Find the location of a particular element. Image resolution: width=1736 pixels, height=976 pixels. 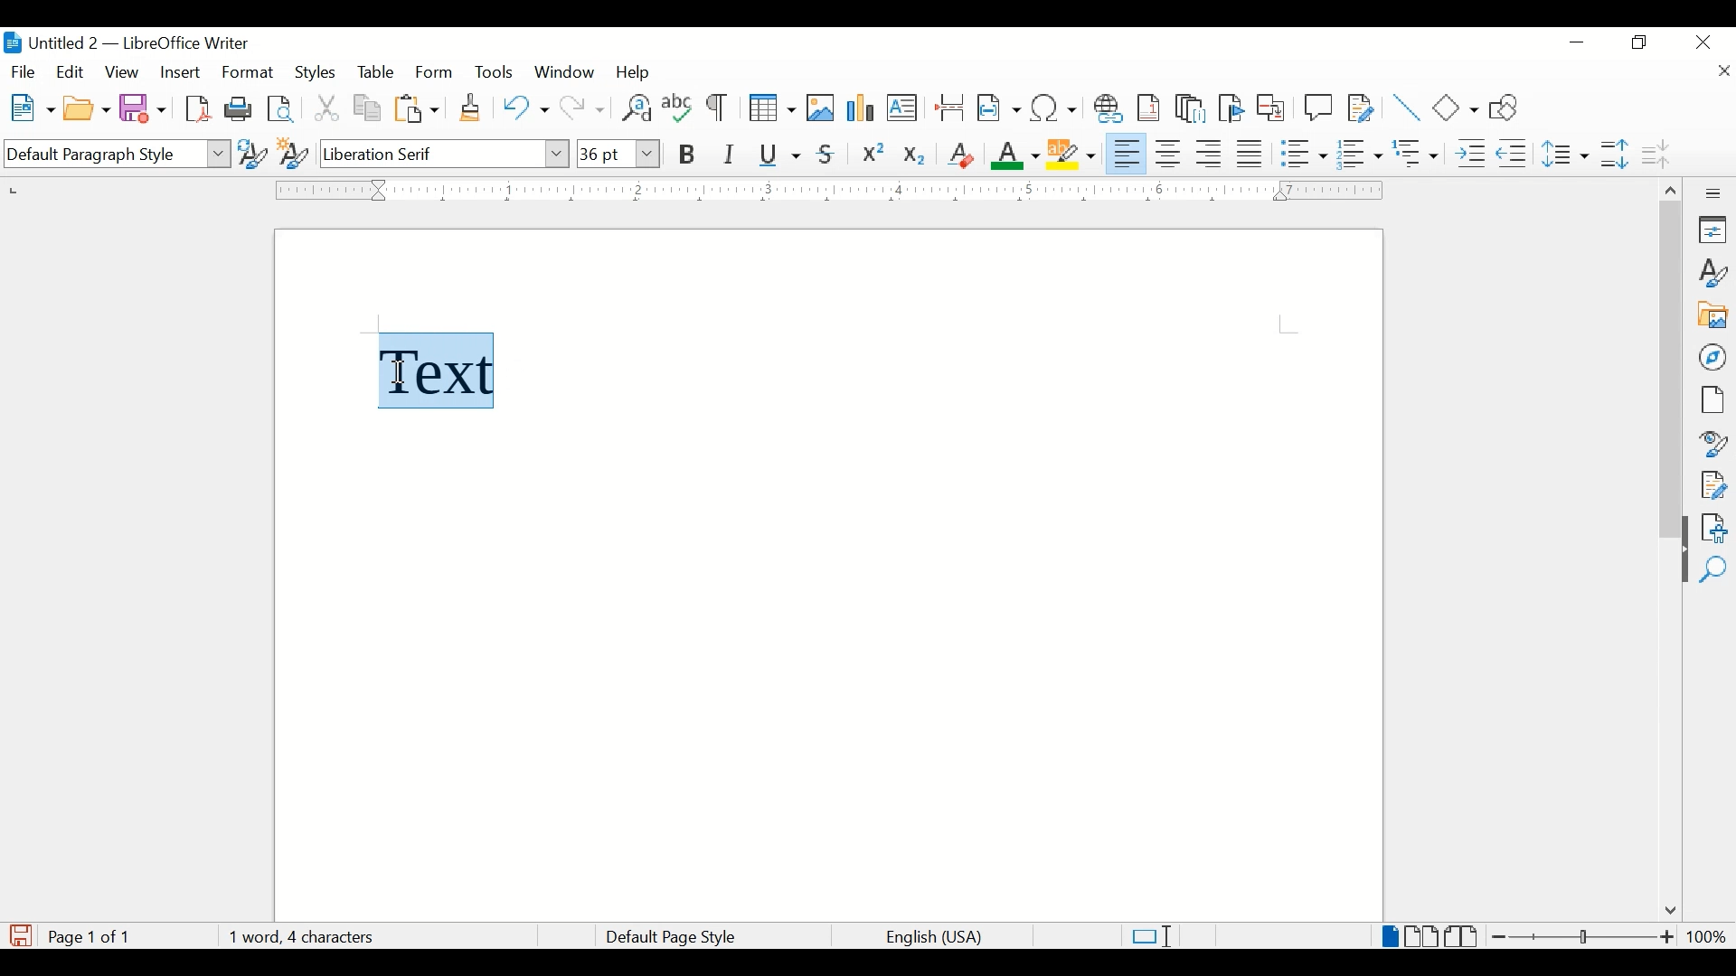

cursor is located at coordinates (401, 373).